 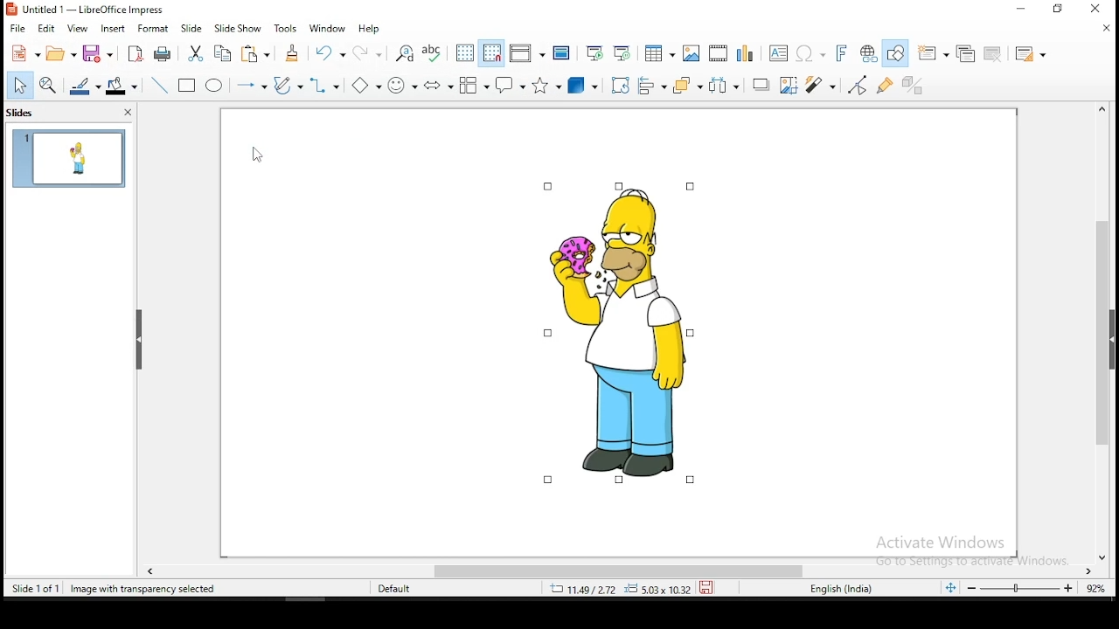 I want to click on edit, so click(x=48, y=30).